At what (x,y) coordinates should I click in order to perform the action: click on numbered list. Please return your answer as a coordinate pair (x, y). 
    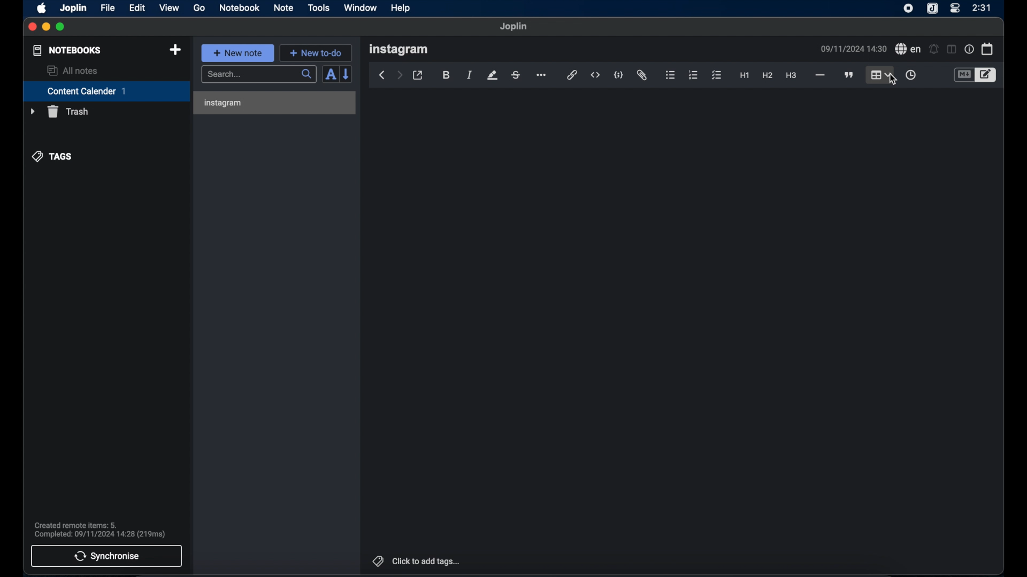
    Looking at the image, I should click on (694, 75).